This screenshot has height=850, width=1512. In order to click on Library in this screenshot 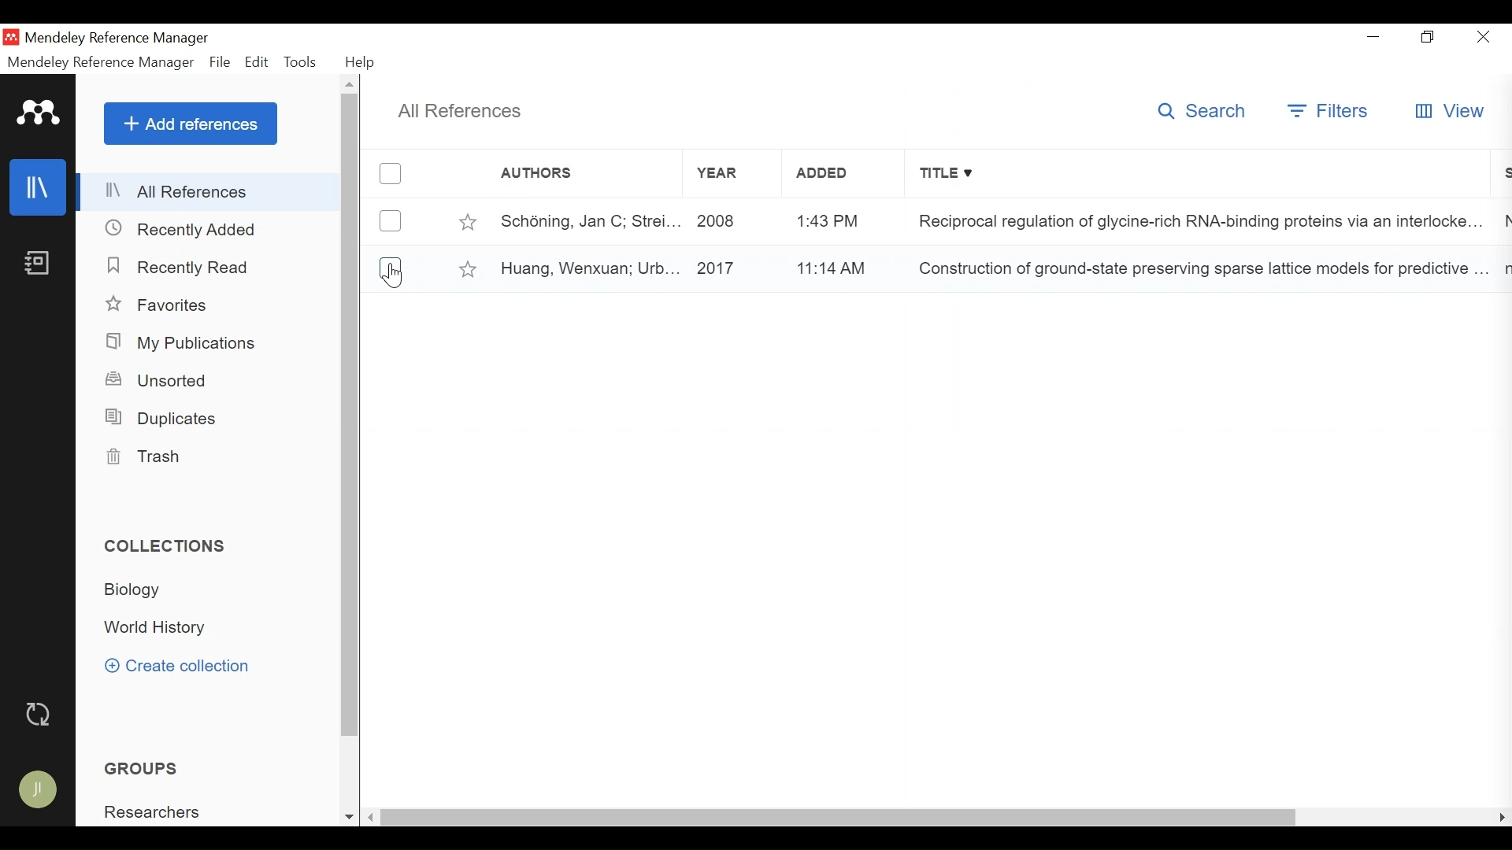, I will do `click(36, 187)`.